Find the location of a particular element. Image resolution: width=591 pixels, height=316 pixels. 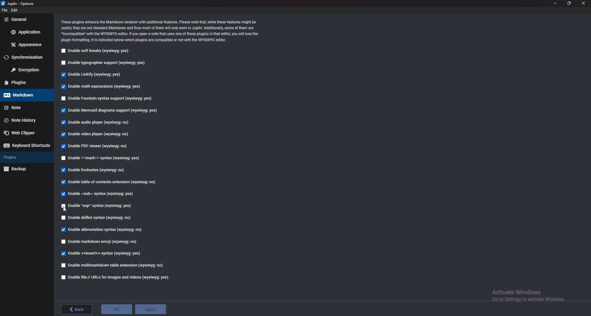

Note history is located at coordinates (23, 121).